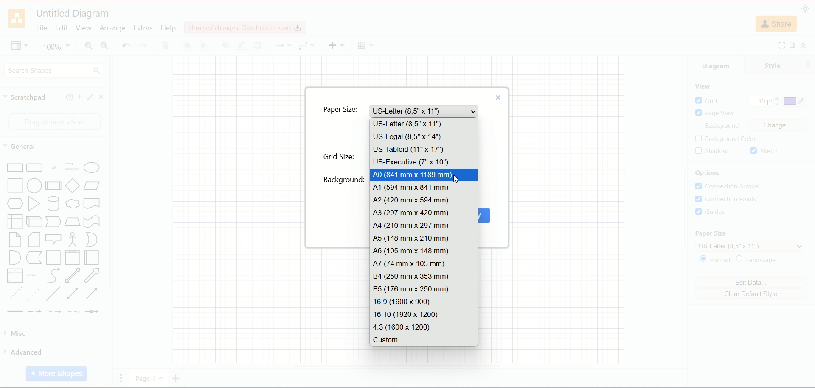  Describe the element at coordinates (89, 97) in the screenshot. I see `edit` at that location.